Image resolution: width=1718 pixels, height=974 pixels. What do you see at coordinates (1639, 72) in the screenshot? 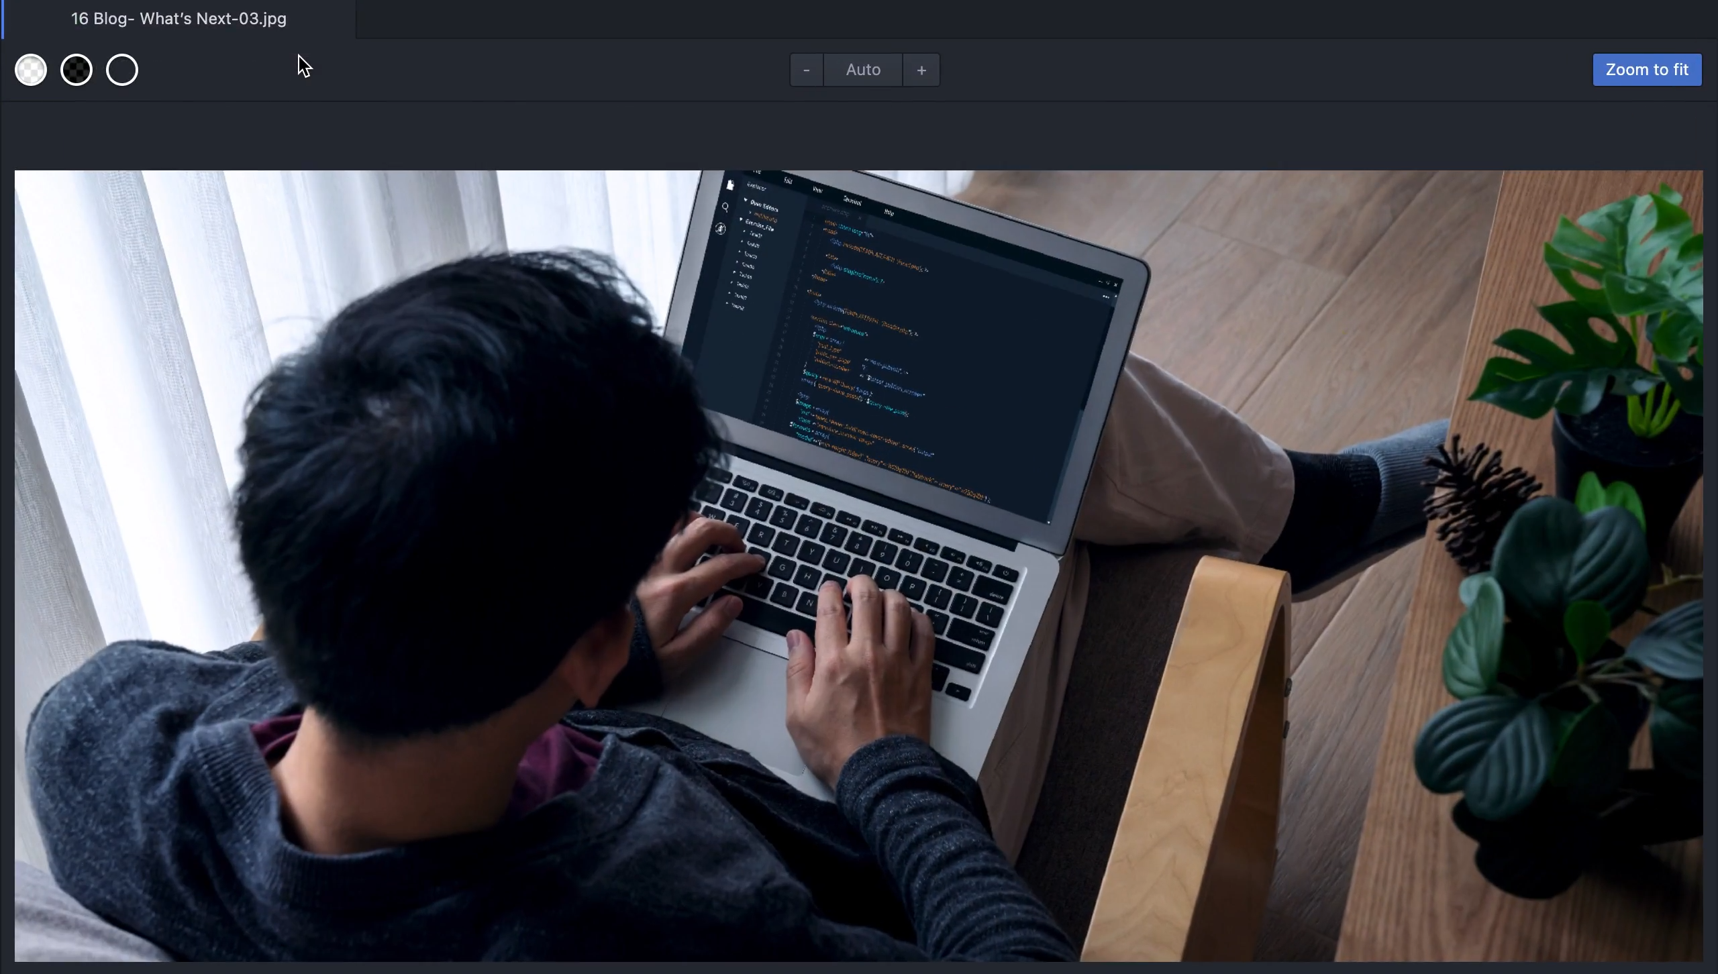
I see `zoom to fit` at bounding box center [1639, 72].